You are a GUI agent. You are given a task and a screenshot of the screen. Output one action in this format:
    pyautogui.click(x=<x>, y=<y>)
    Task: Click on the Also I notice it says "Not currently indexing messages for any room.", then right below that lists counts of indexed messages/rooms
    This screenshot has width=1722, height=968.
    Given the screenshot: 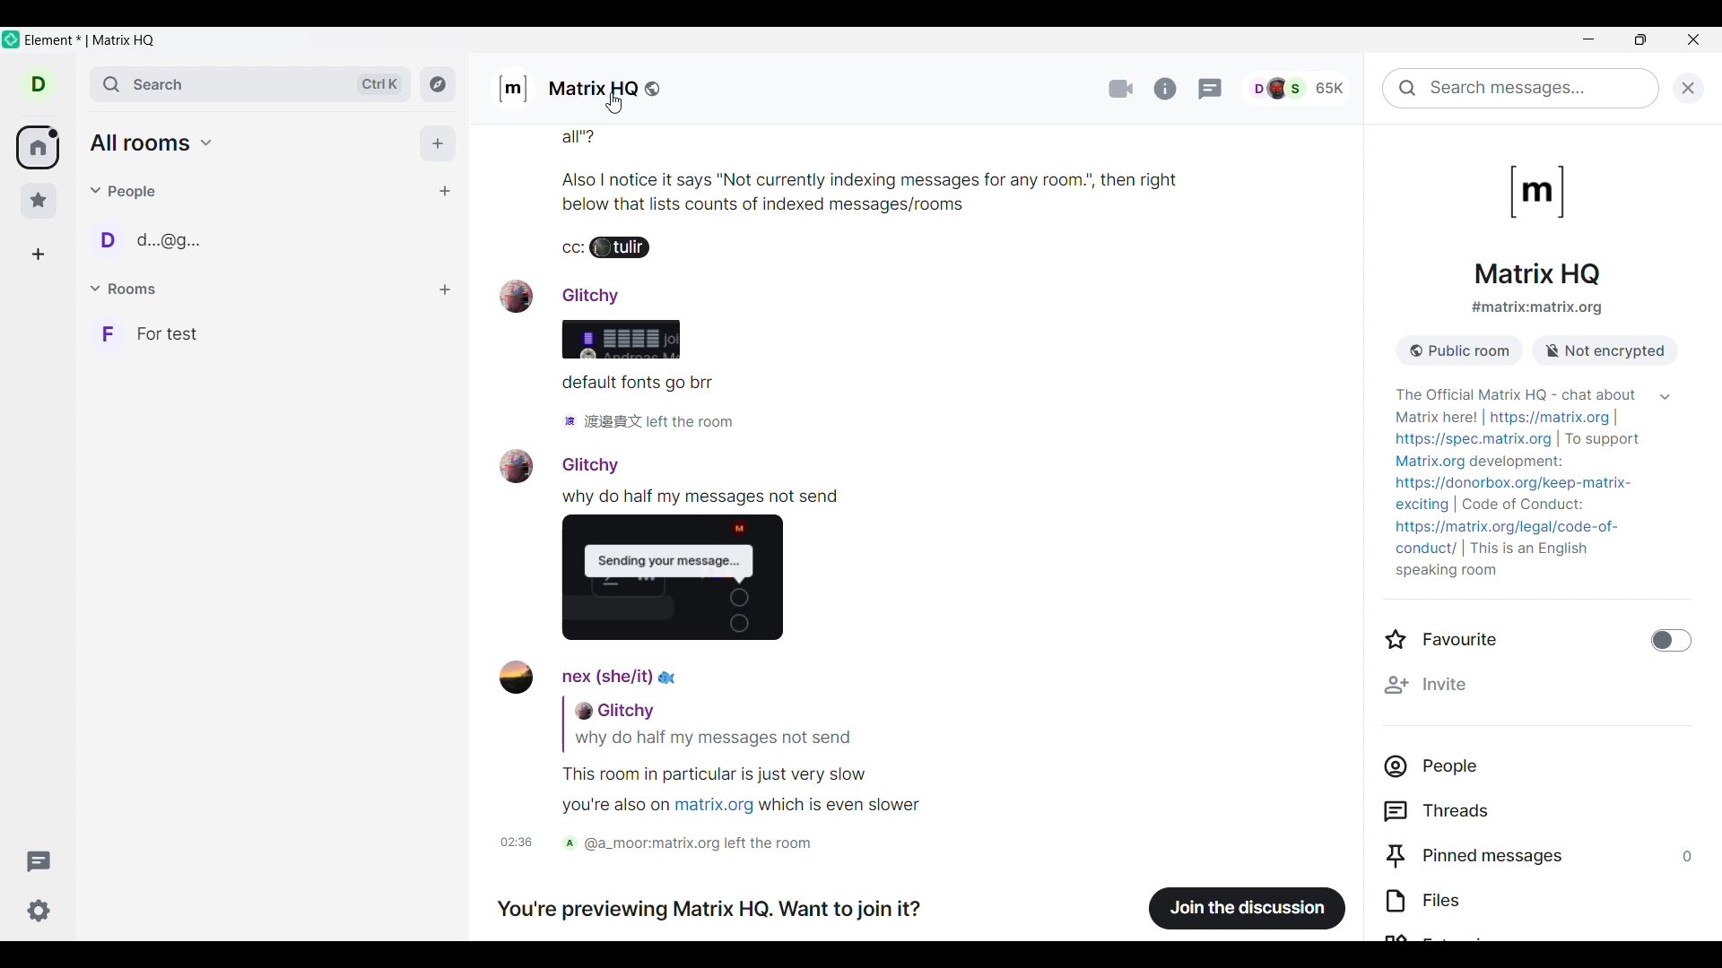 What is the action you would take?
    pyautogui.click(x=987, y=190)
    